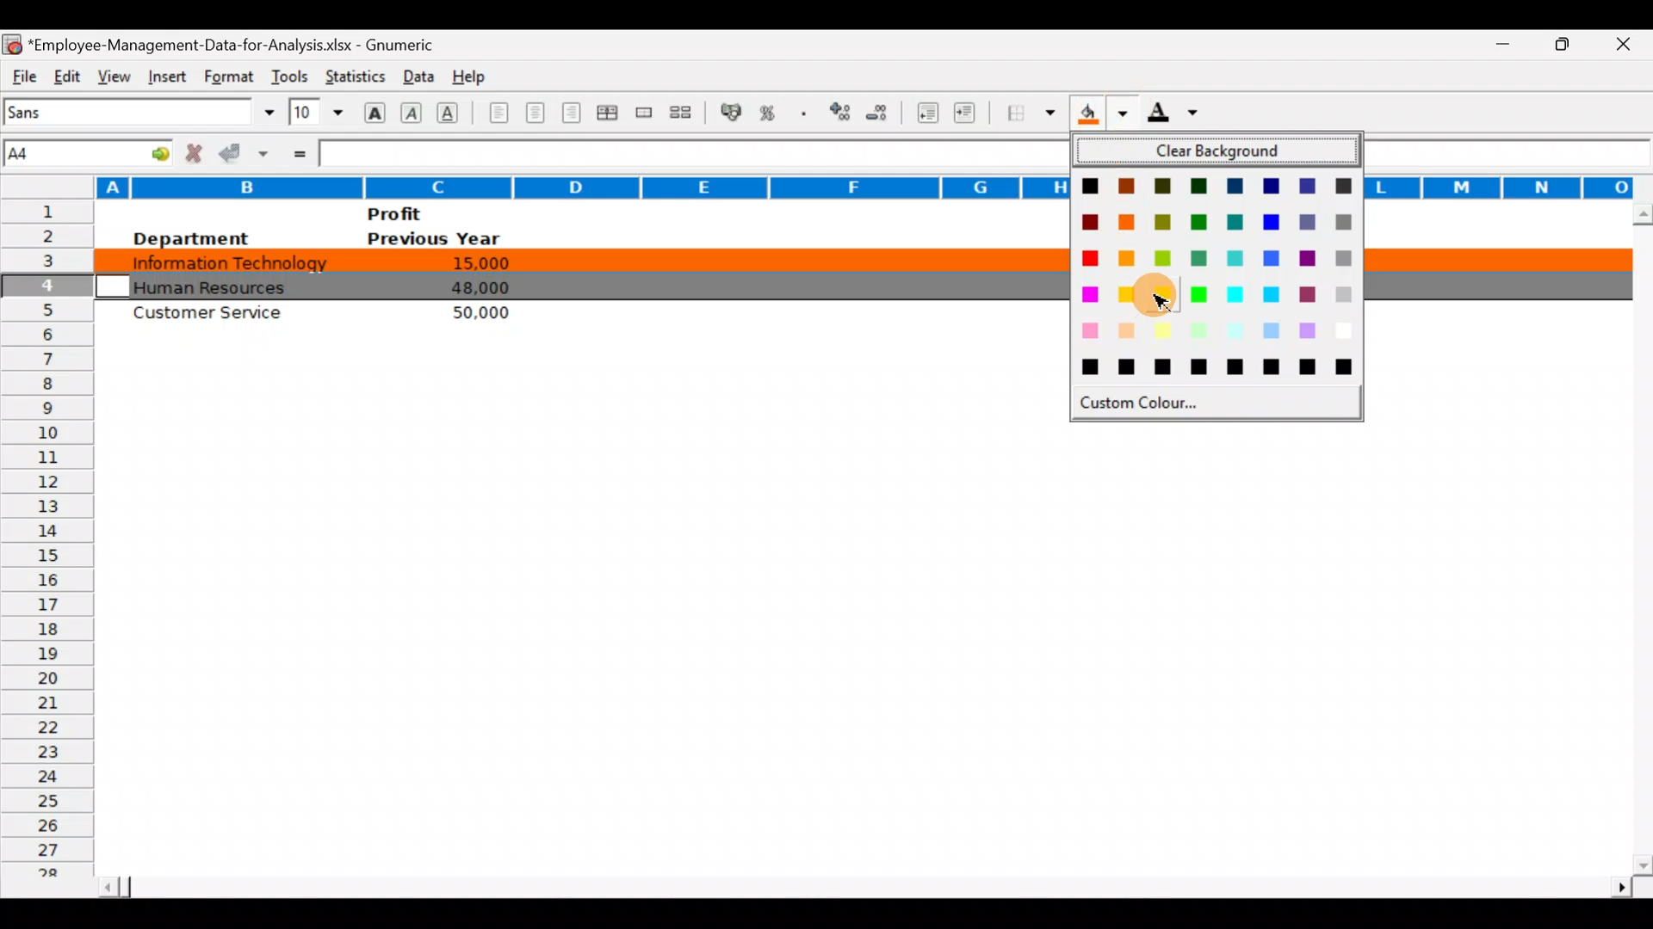  I want to click on Format, so click(226, 77).